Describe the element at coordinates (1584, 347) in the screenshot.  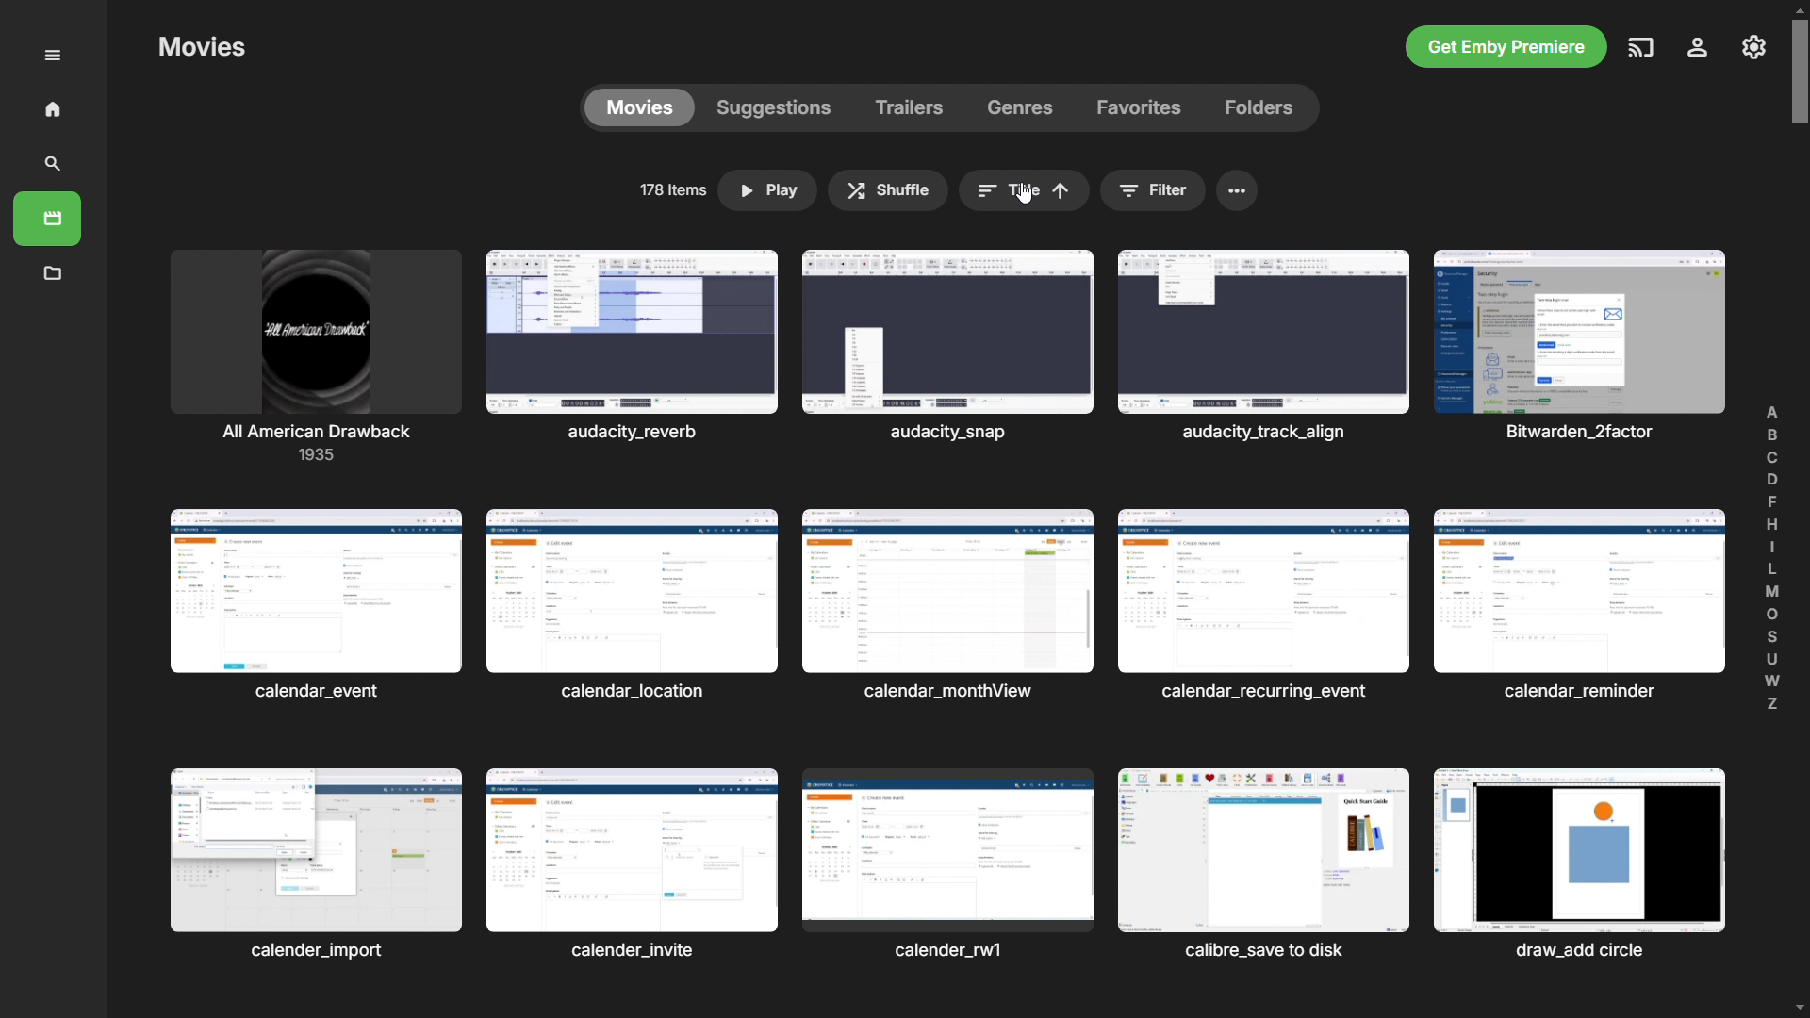
I see `` at that location.